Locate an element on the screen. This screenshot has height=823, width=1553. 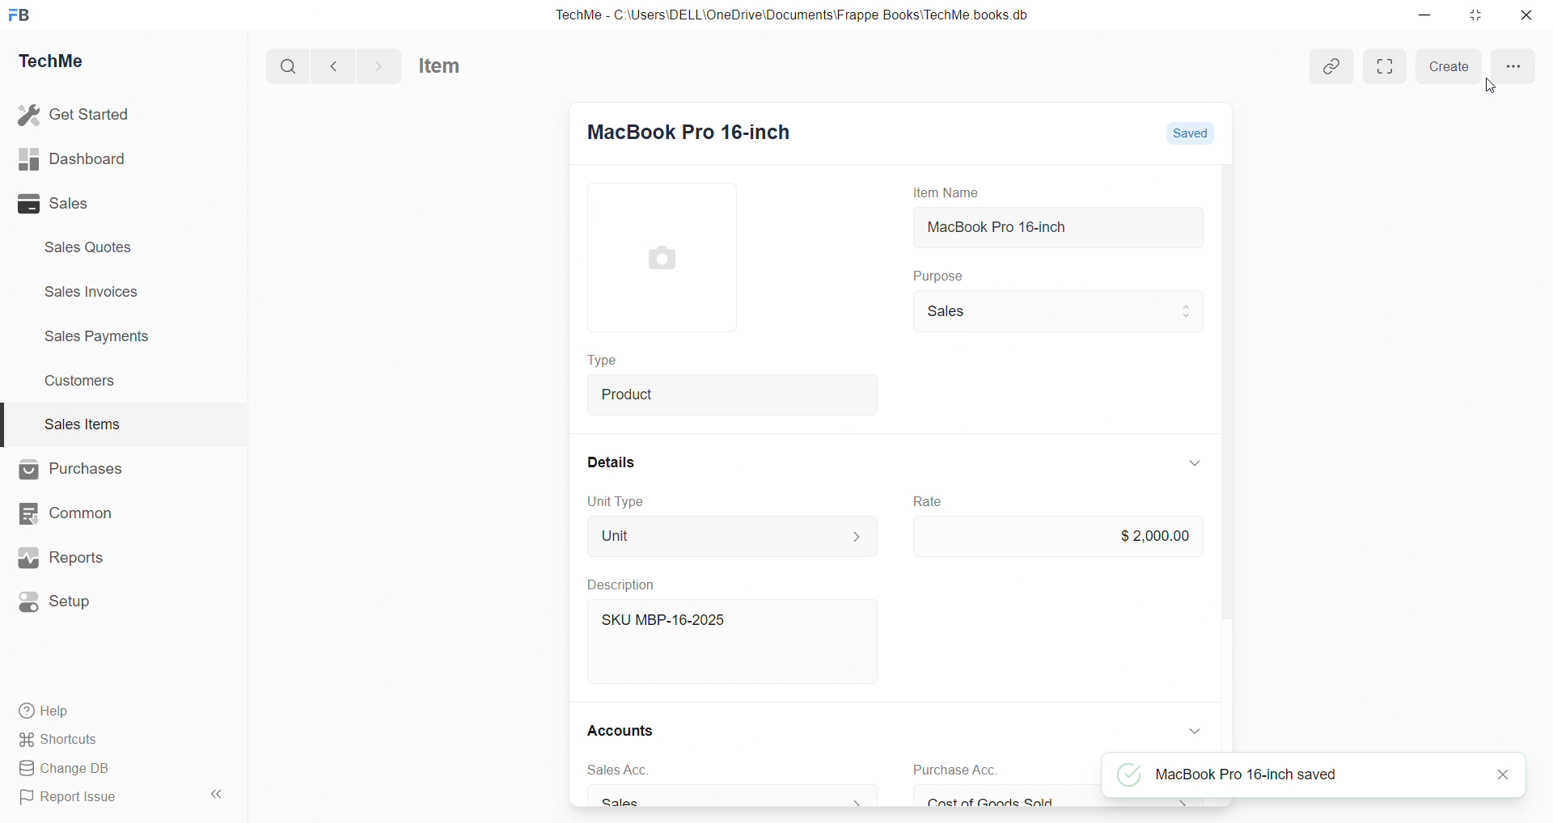
Product is located at coordinates (731, 395).